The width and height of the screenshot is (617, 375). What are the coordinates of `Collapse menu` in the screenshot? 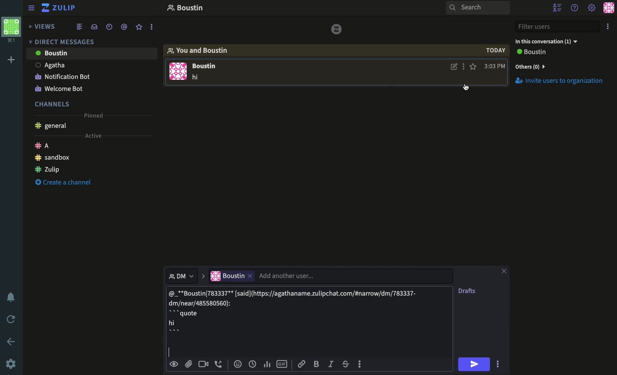 It's located at (32, 9).